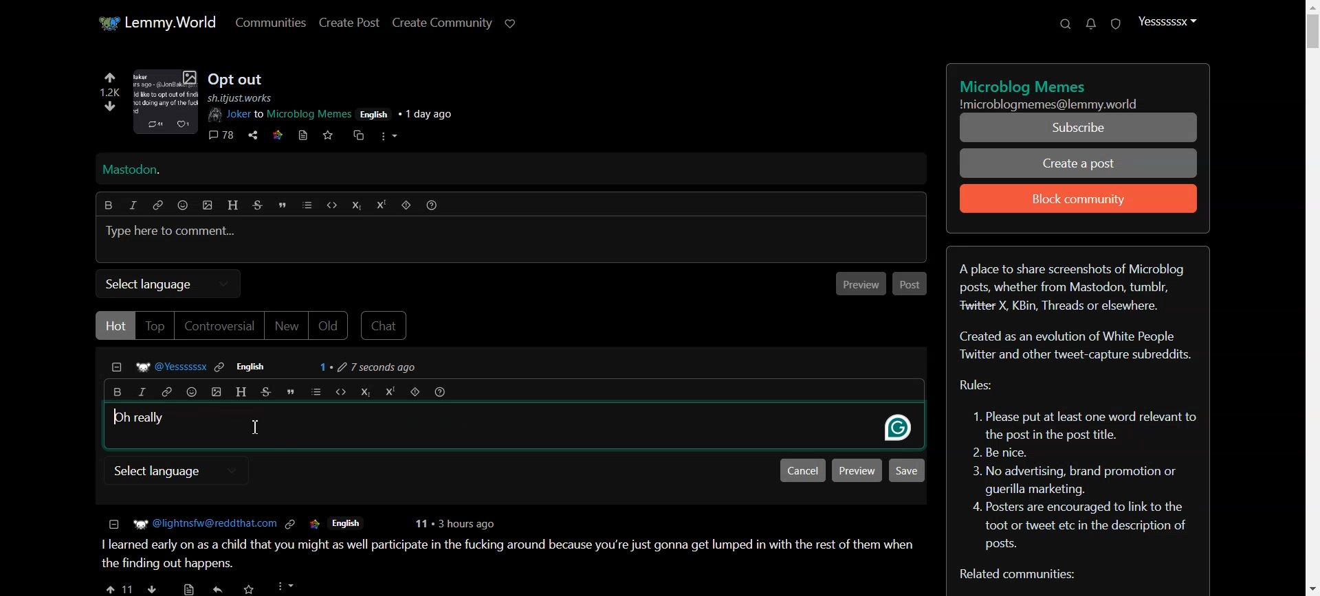  What do you see at coordinates (237, 78) in the screenshot?
I see `Posts` at bounding box center [237, 78].